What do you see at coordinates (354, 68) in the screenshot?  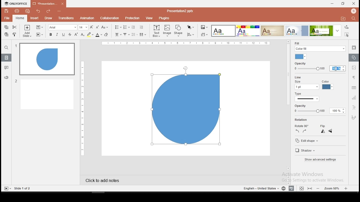 I see `image settings` at bounding box center [354, 68].